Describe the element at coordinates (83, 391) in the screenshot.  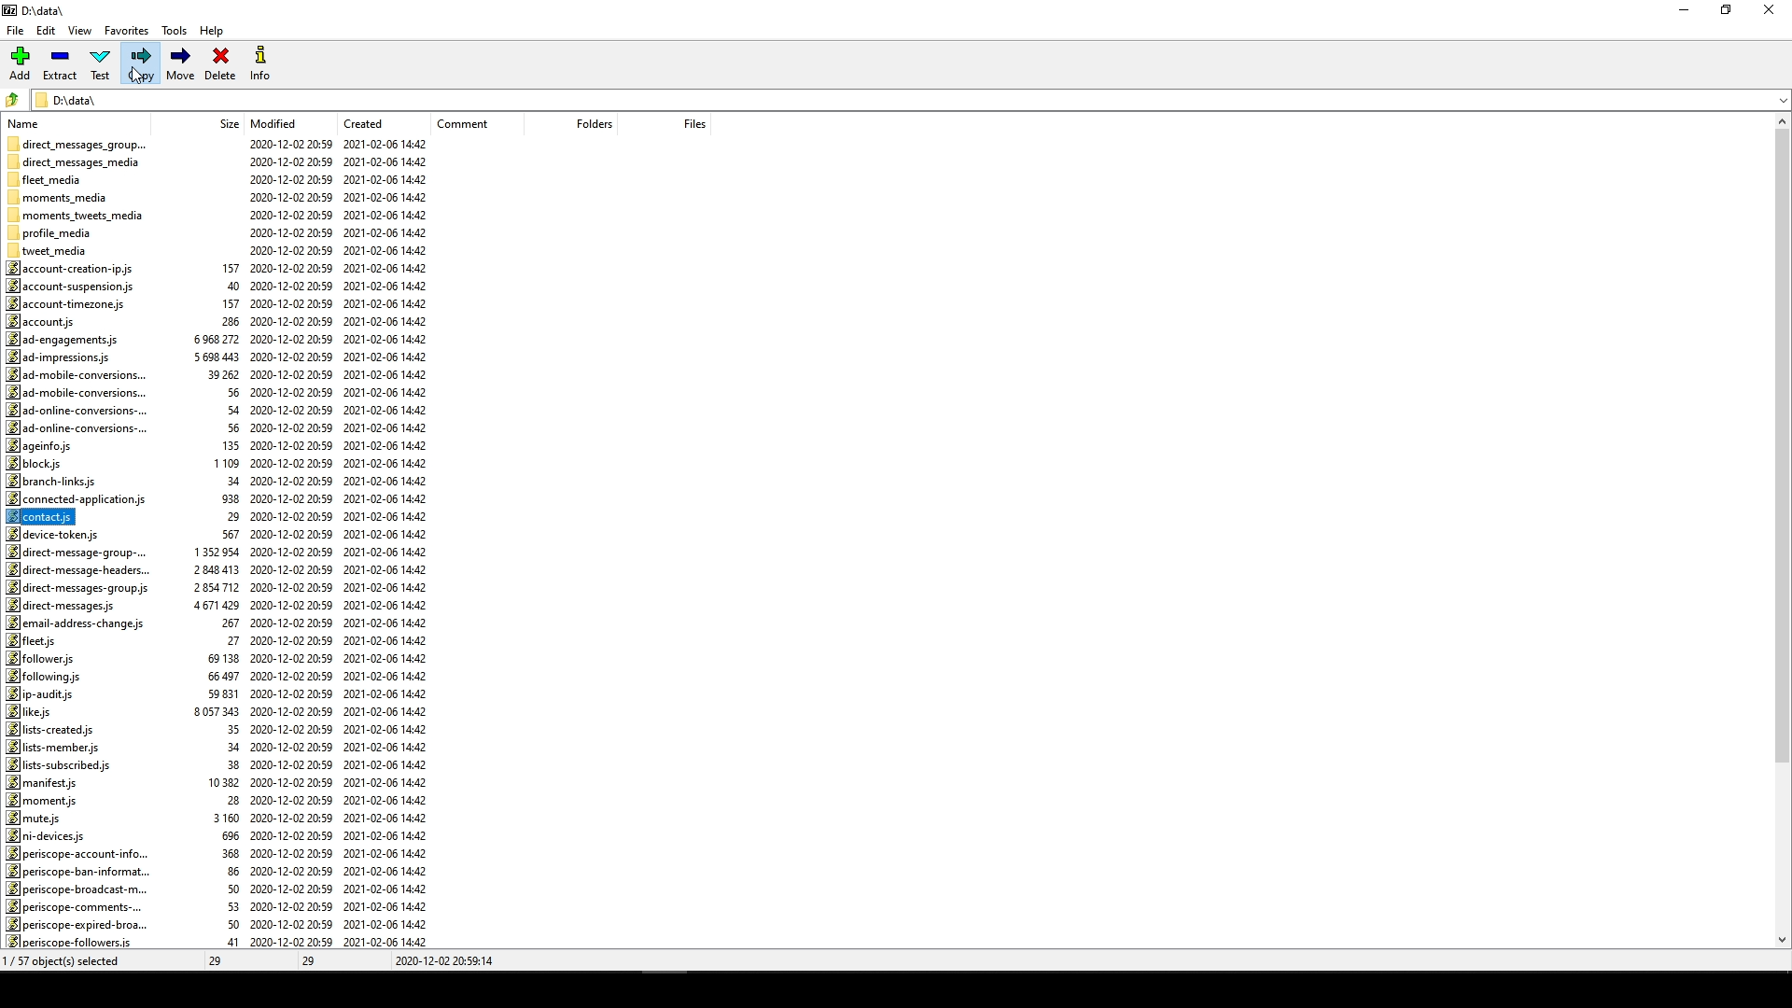
I see `ad-mobile-conversions` at that location.